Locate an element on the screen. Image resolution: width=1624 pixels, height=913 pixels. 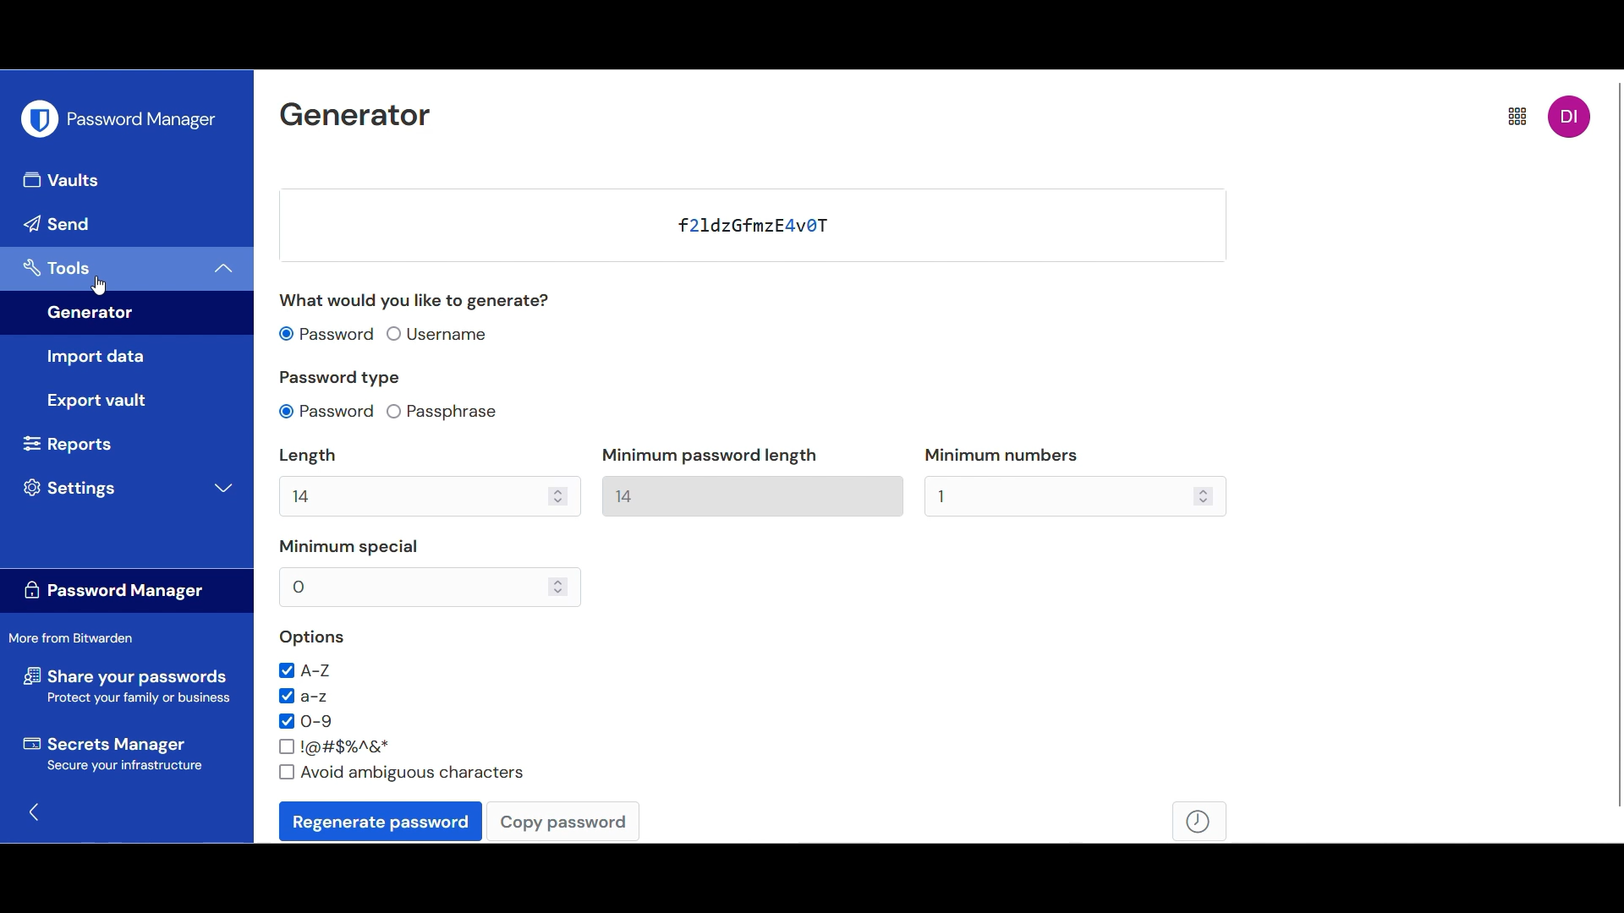
Current account is located at coordinates (1571, 117).